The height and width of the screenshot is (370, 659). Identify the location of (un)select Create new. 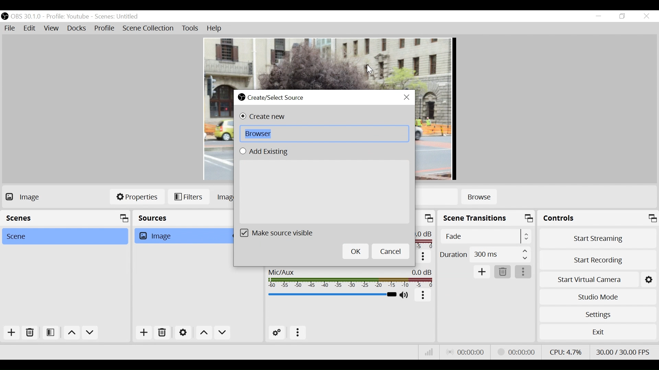
(261, 116).